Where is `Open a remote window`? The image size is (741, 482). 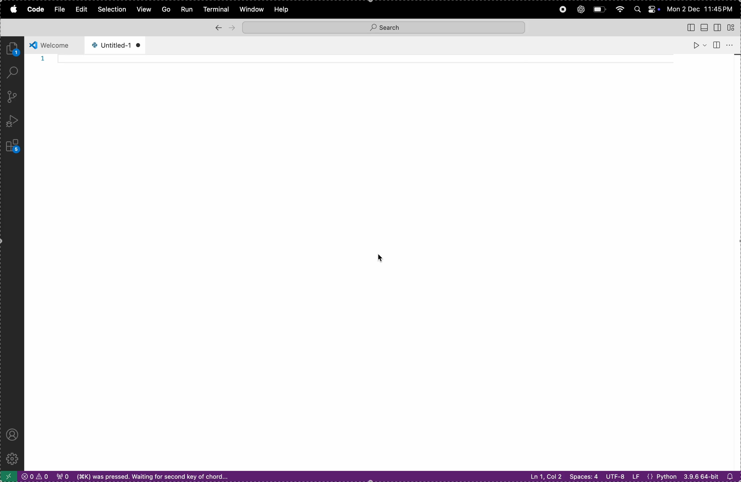 Open a remote window is located at coordinates (8, 476).